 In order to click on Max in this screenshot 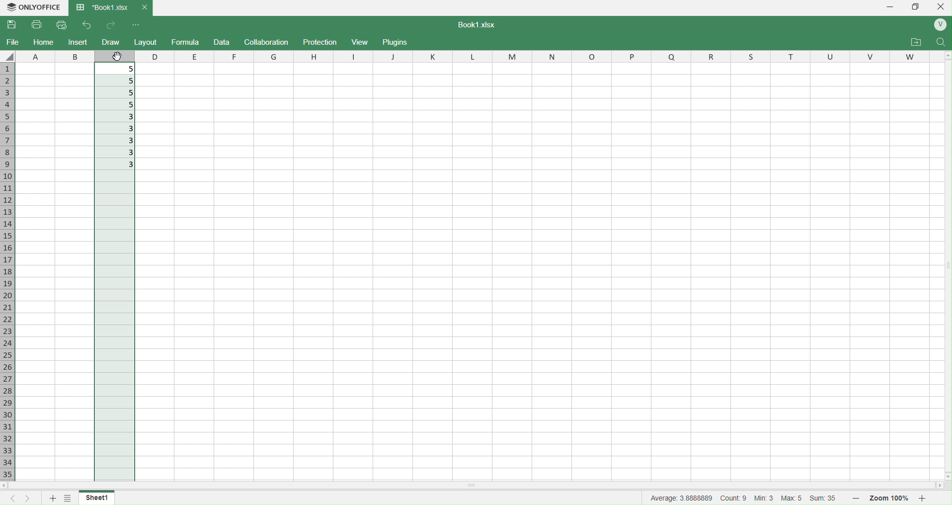, I will do `click(793, 498)`.